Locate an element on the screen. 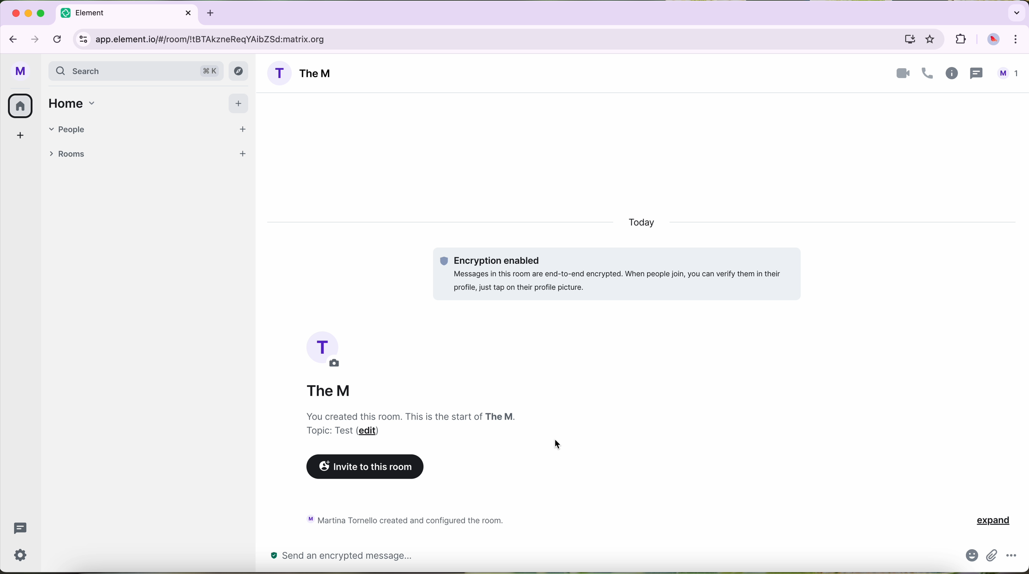 The image size is (1029, 574). navigate back is located at coordinates (11, 37).